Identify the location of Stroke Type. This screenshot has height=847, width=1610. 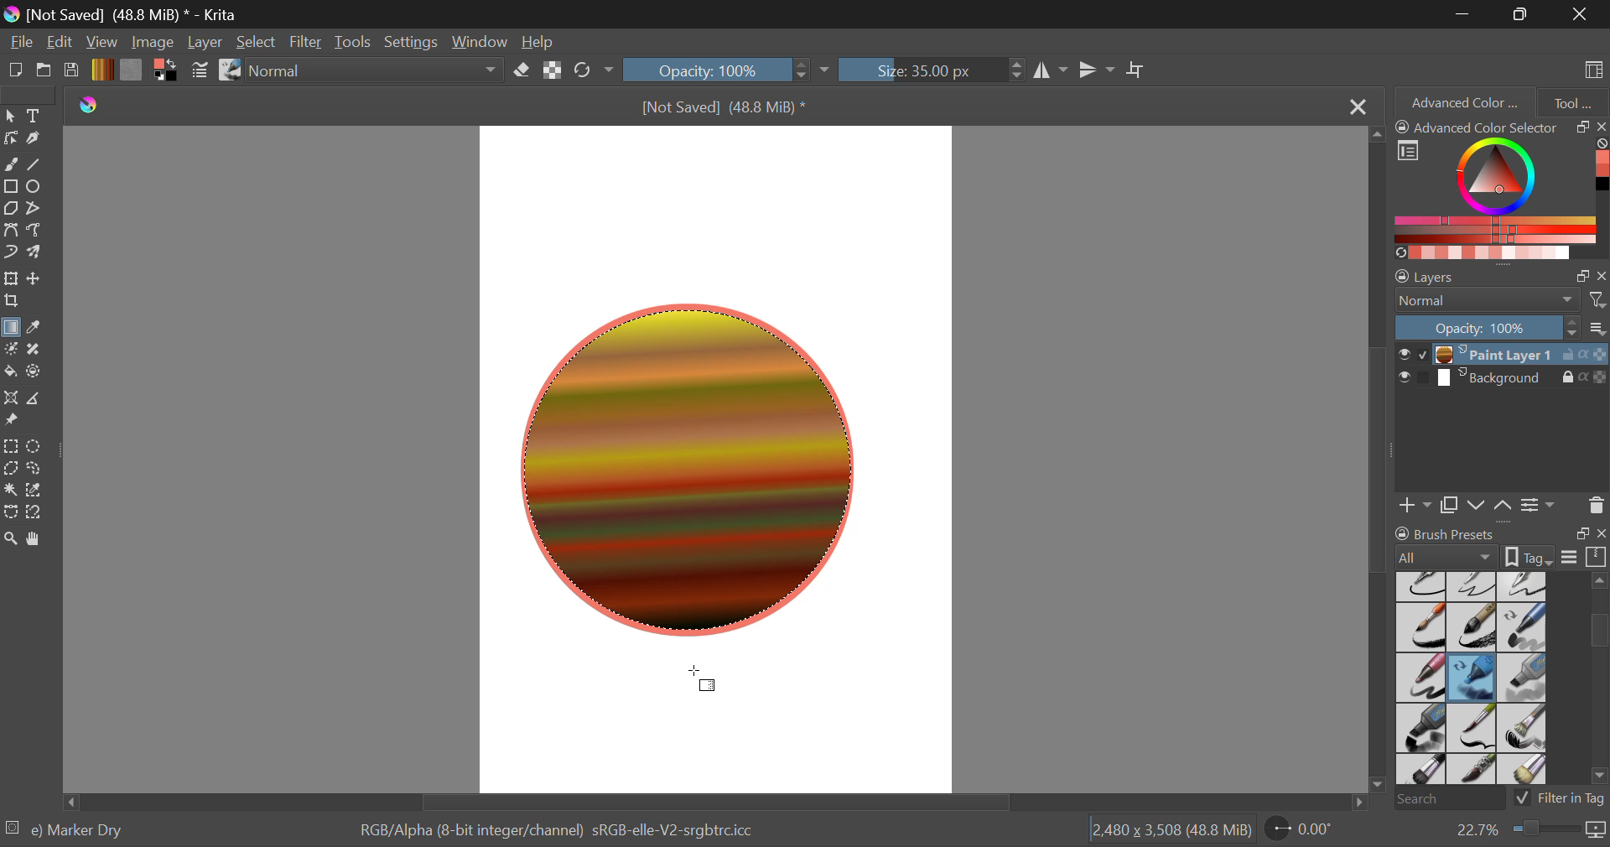
(229, 71).